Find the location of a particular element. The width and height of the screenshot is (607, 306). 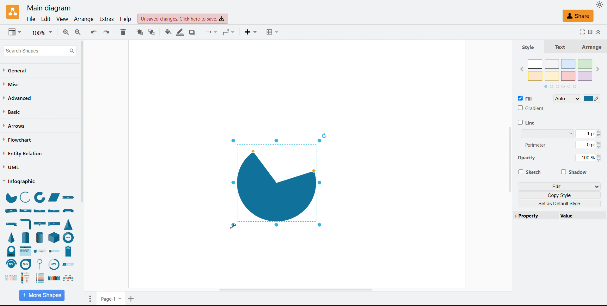

chevron list is located at coordinates (9, 278).